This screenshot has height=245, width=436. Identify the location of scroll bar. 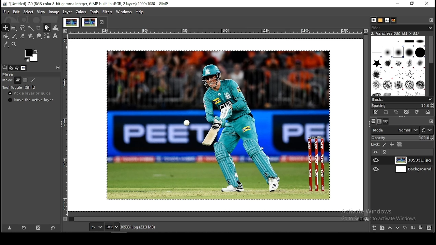
(431, 65).